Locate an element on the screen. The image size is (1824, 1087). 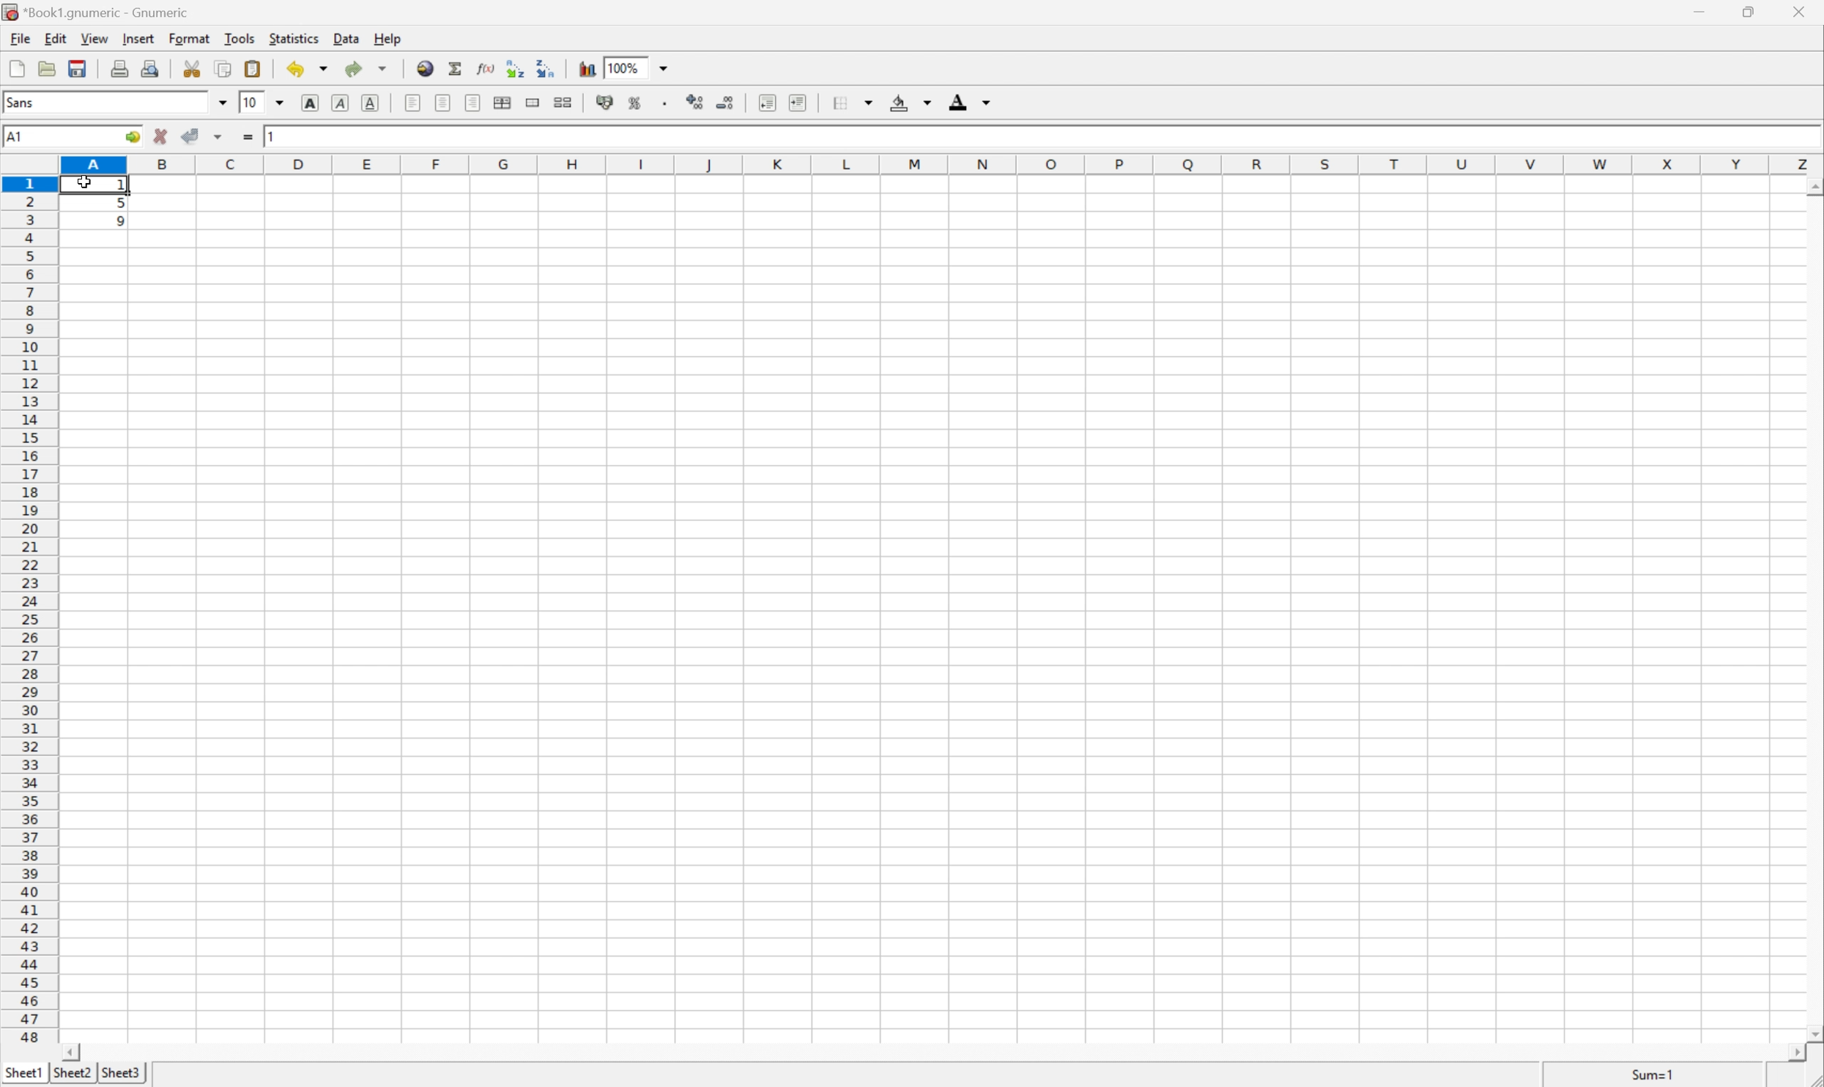
file is located at coordinates (18, 37).